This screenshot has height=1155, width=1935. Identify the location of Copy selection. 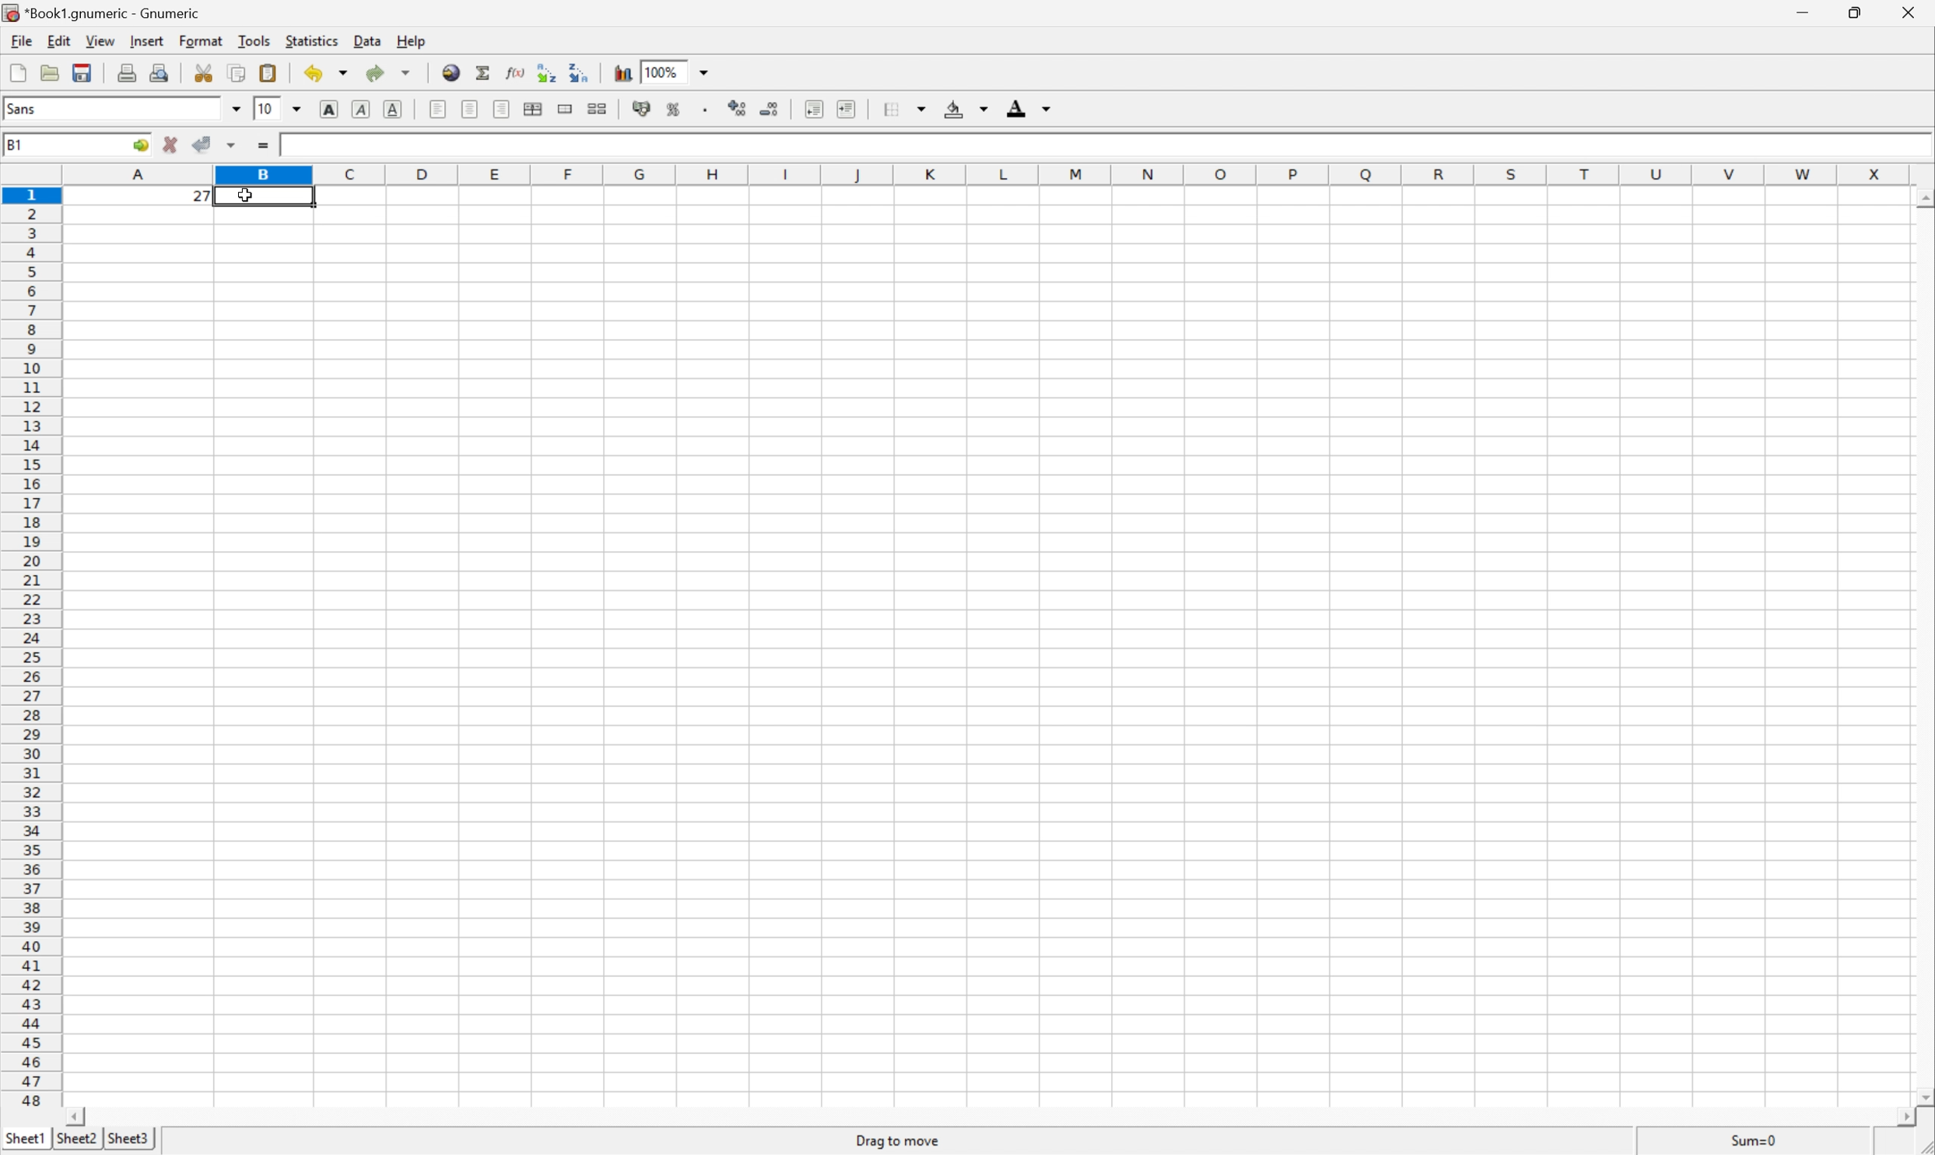
(238, 72).